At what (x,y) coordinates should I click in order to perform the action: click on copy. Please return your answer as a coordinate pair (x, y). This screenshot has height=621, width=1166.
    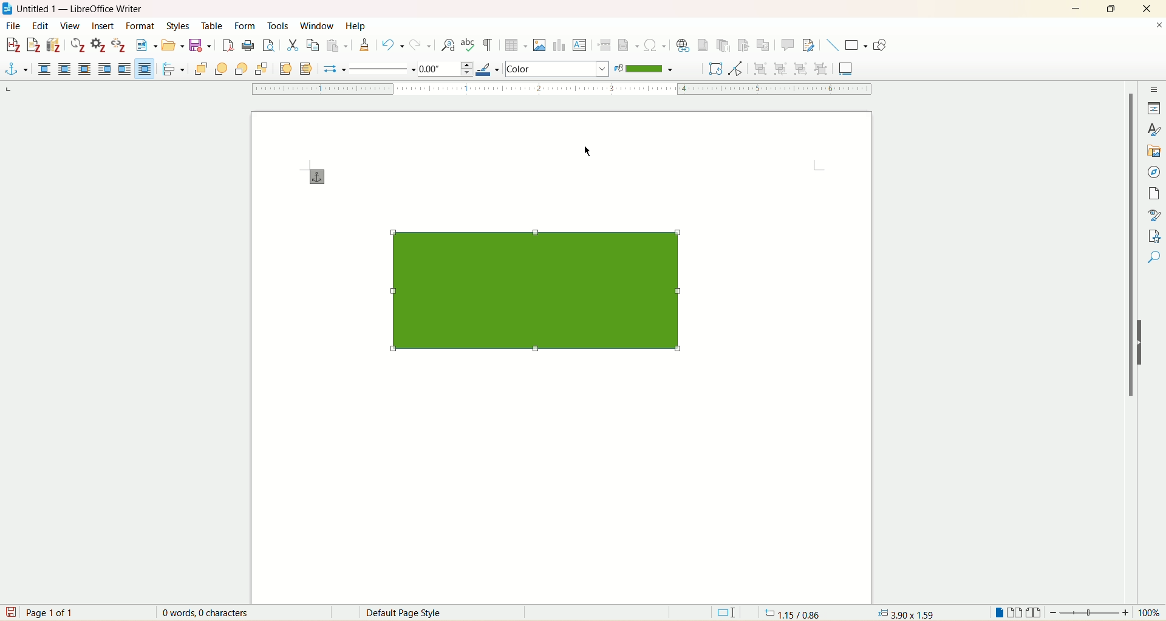
    Looking at the image, I should click on (311, 45).